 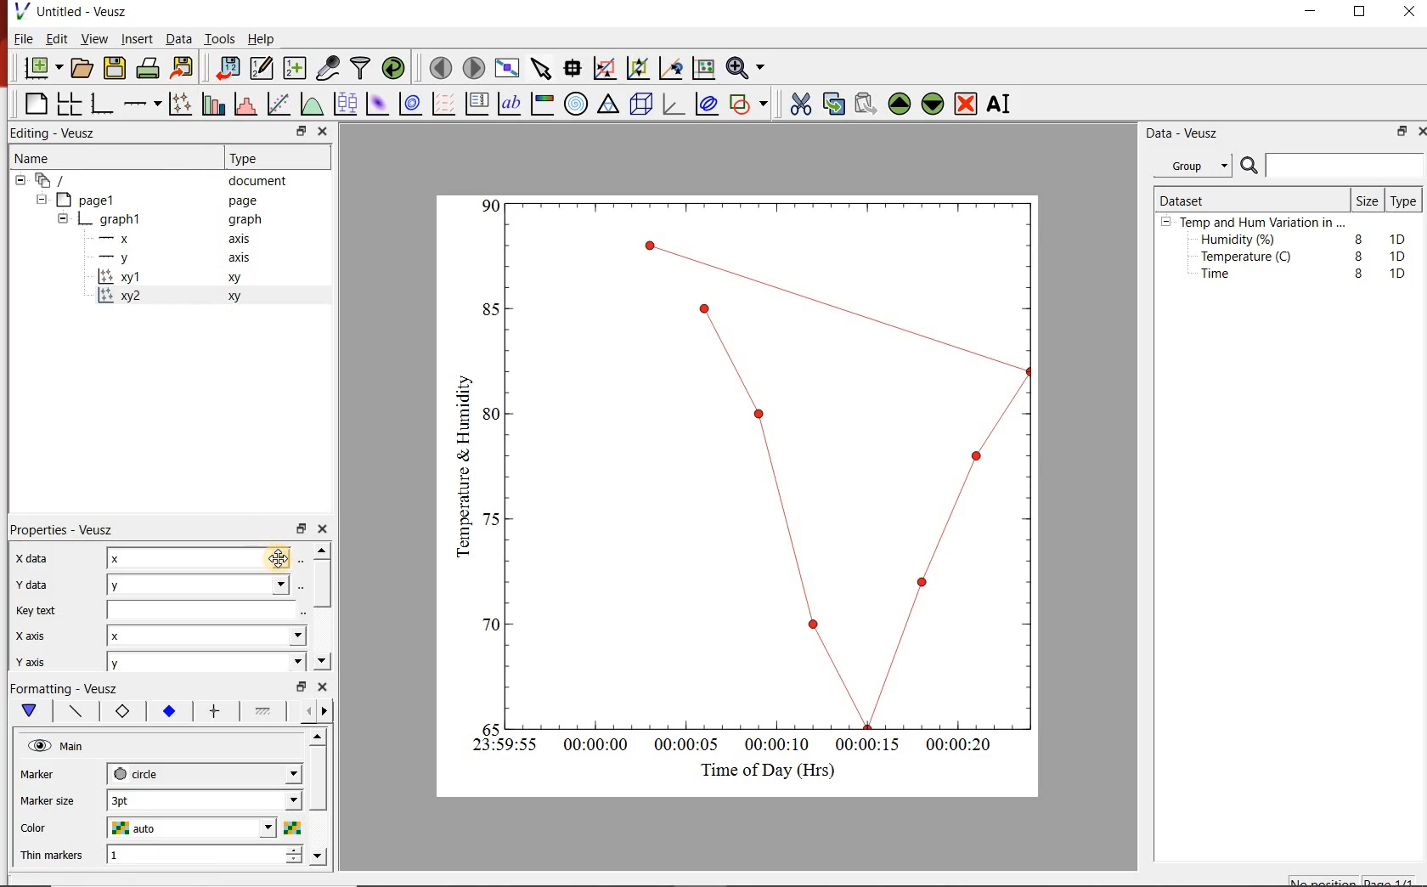 What do you see at coordinates (1368, 12) in the screenshot?
I see `maximize` at bounding box center [1368, 12].